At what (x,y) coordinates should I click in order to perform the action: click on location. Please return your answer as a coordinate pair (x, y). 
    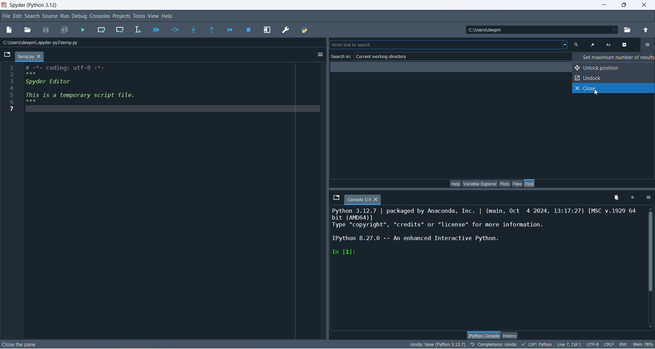
    Looking at the image, I should click on (42, 43).